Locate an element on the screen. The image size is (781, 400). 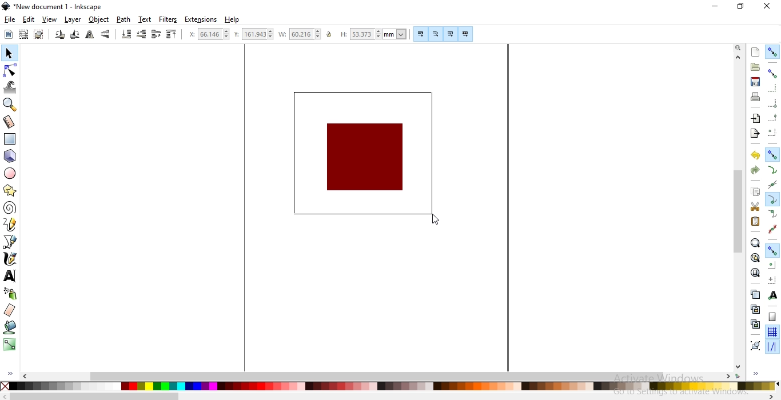
draw calligraphic or brush strokes is located at coordinates (9, 259).